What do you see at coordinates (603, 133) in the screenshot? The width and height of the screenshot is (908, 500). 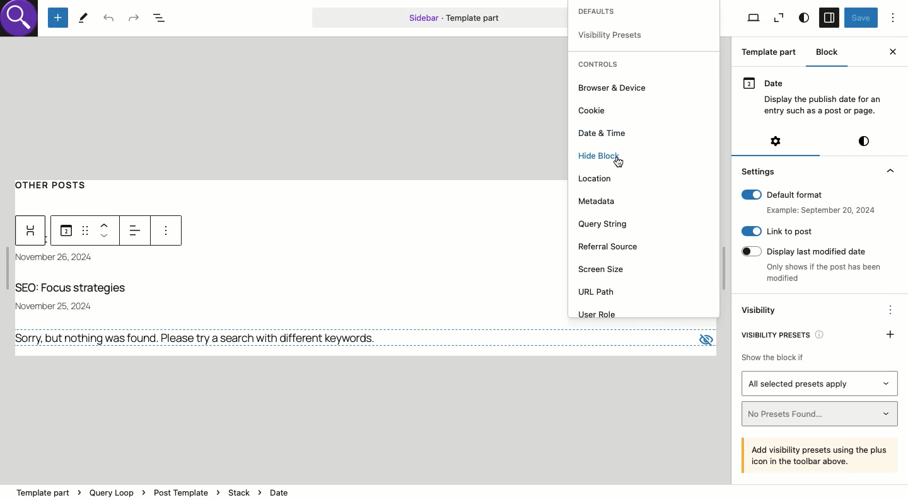 I see `Date and time` at bounding box center [603, 133].